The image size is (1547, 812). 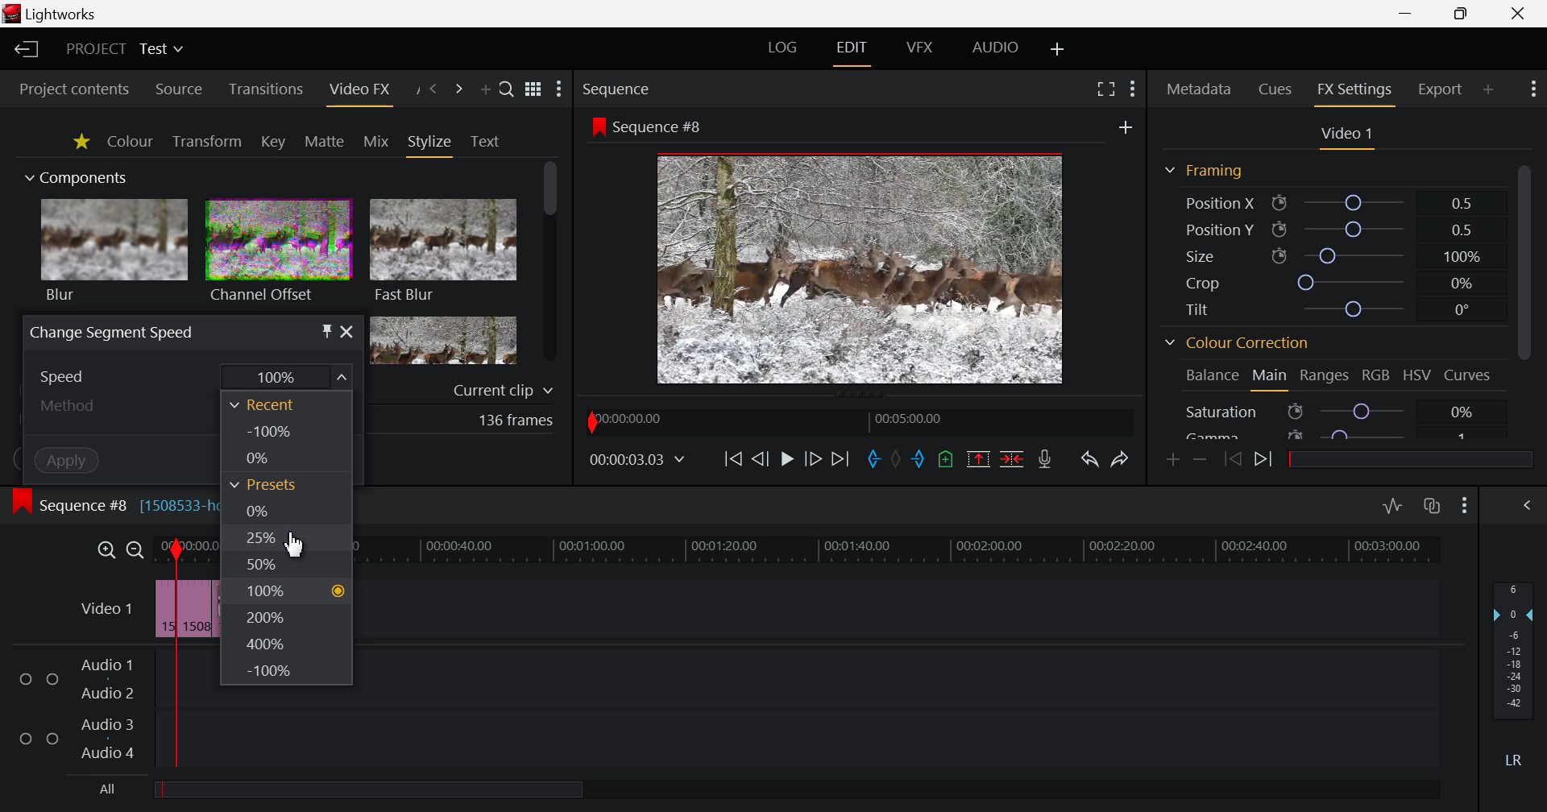 What do you see at coordinates (1521, 14) in the screenshot?
I see `Close` at bounding box center [1521, 14].